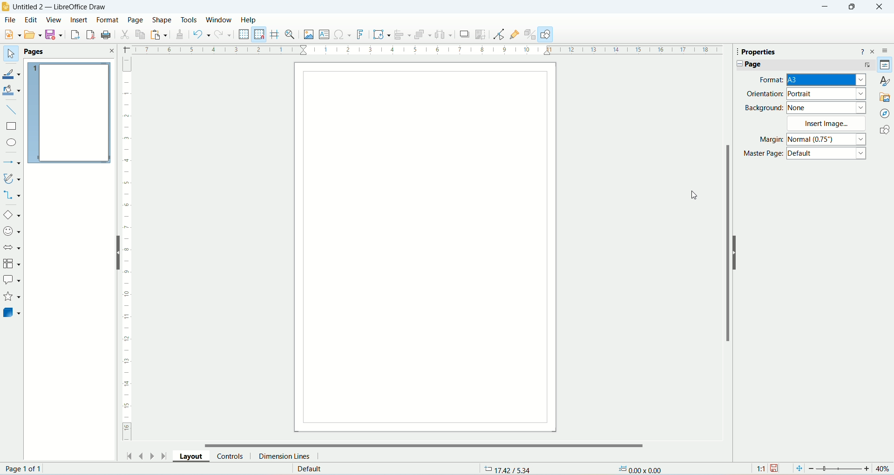  What do you see at coordinates (851, 468) in the screenshot?
I see `zoom factor` at bounding box center [851, 468].